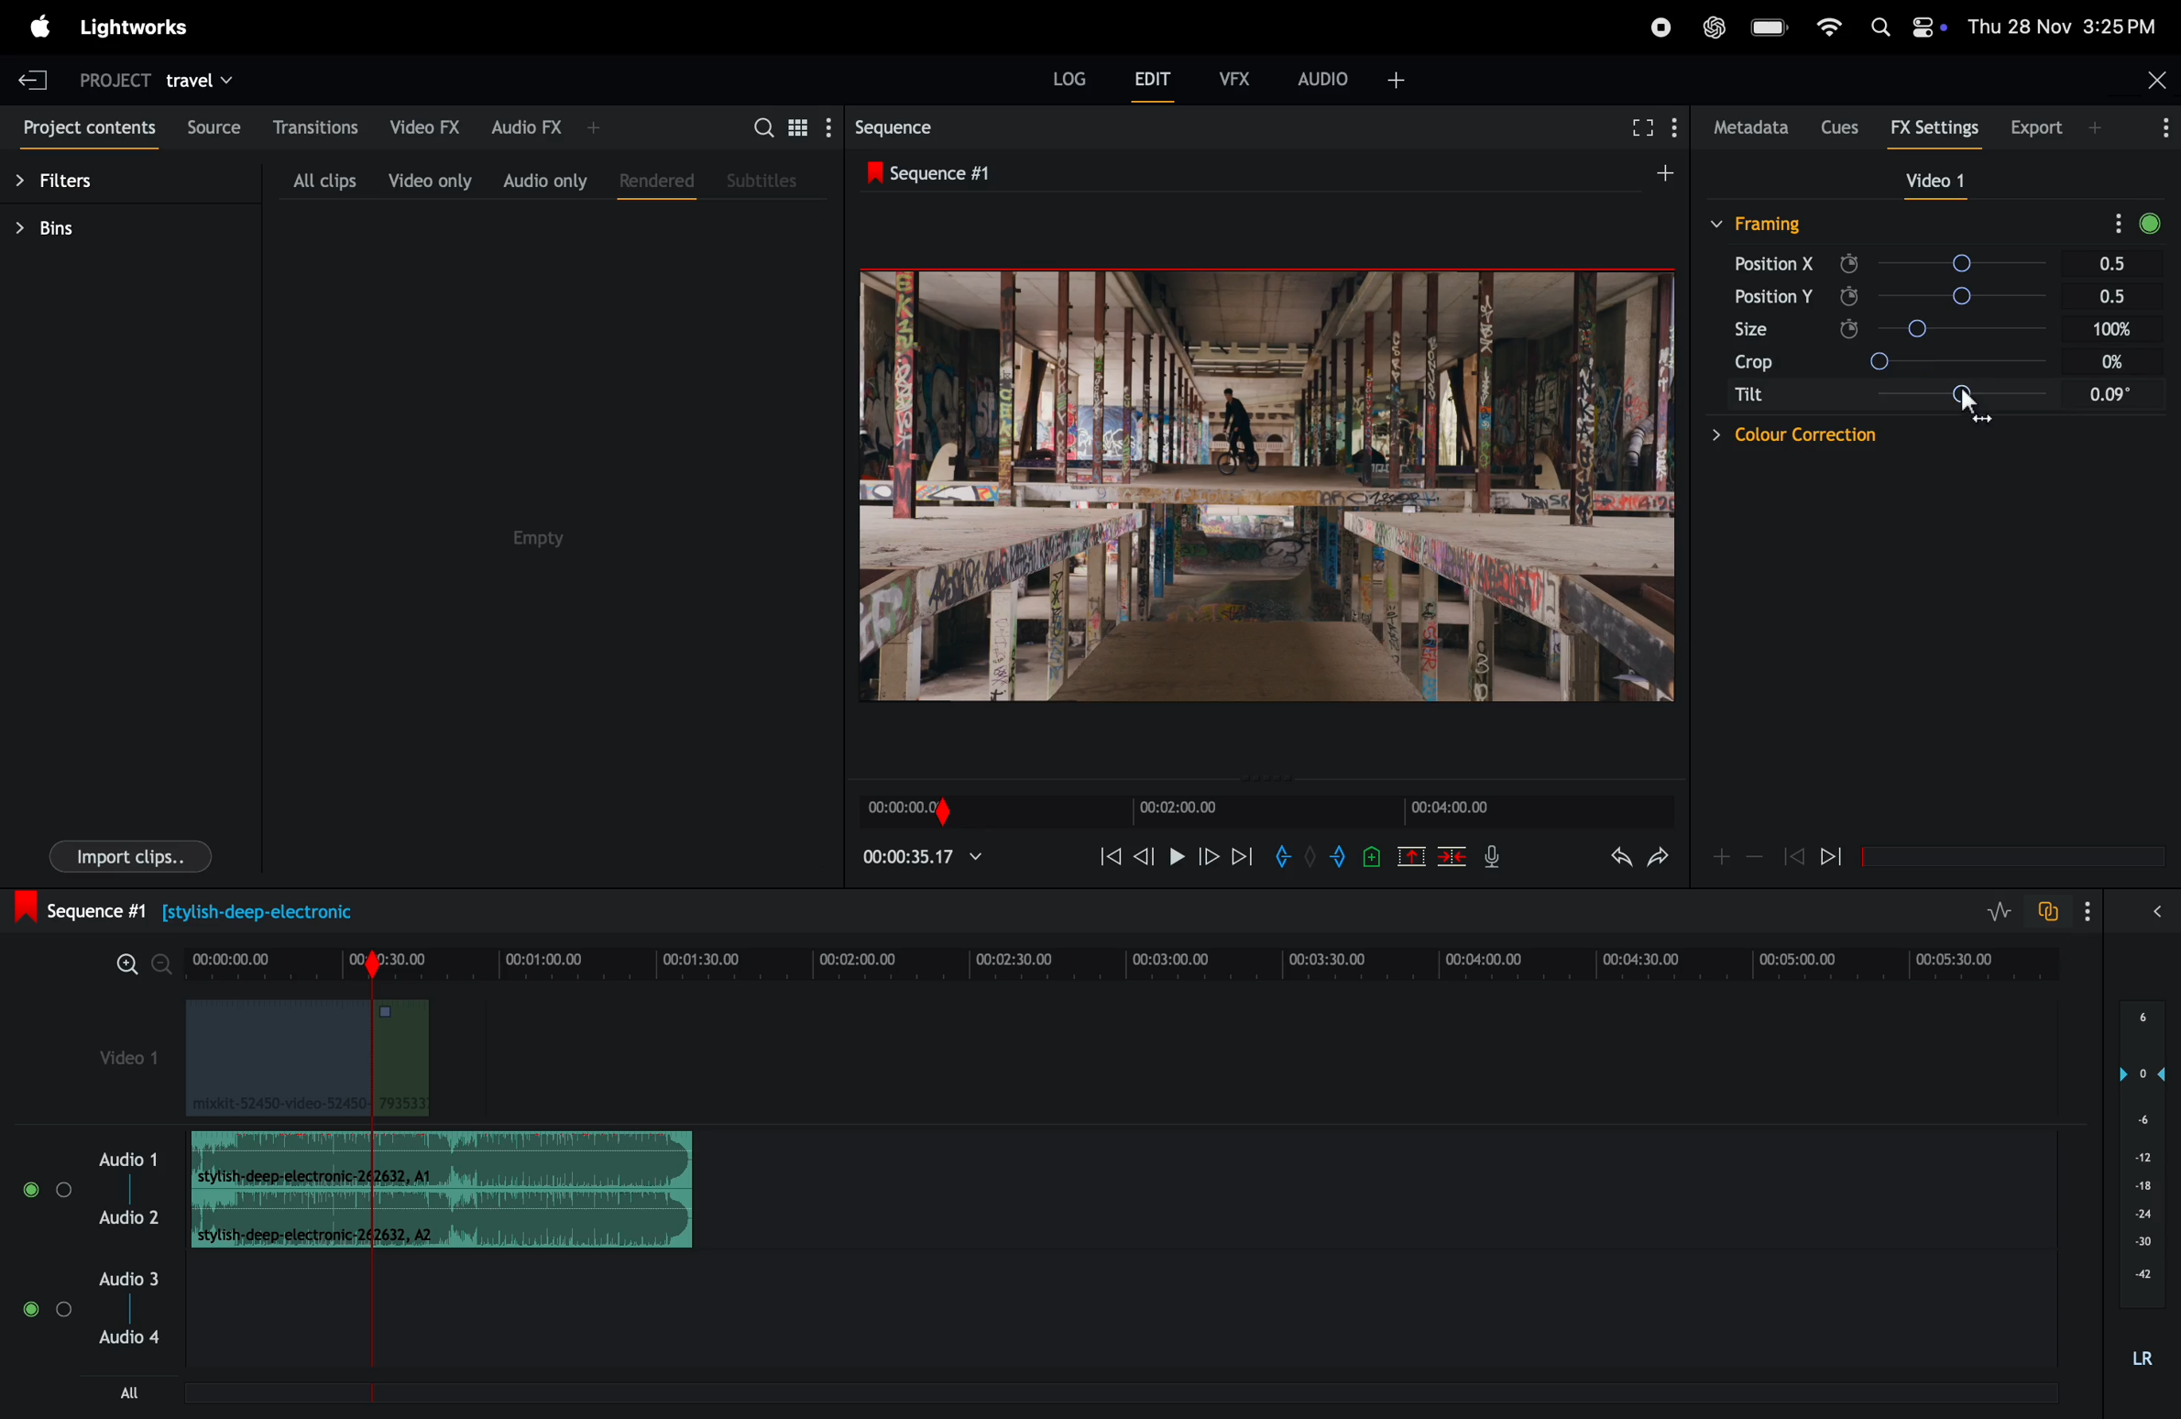  What do you see at coordinates (317, 124) in the screenshot?
I see `transactions` at bounding box center [317, 124].